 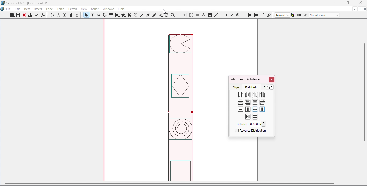 What do you see at coordinates (93, 16) in the screenshot?
I see `Text frame` at bounding box center [93, 16].